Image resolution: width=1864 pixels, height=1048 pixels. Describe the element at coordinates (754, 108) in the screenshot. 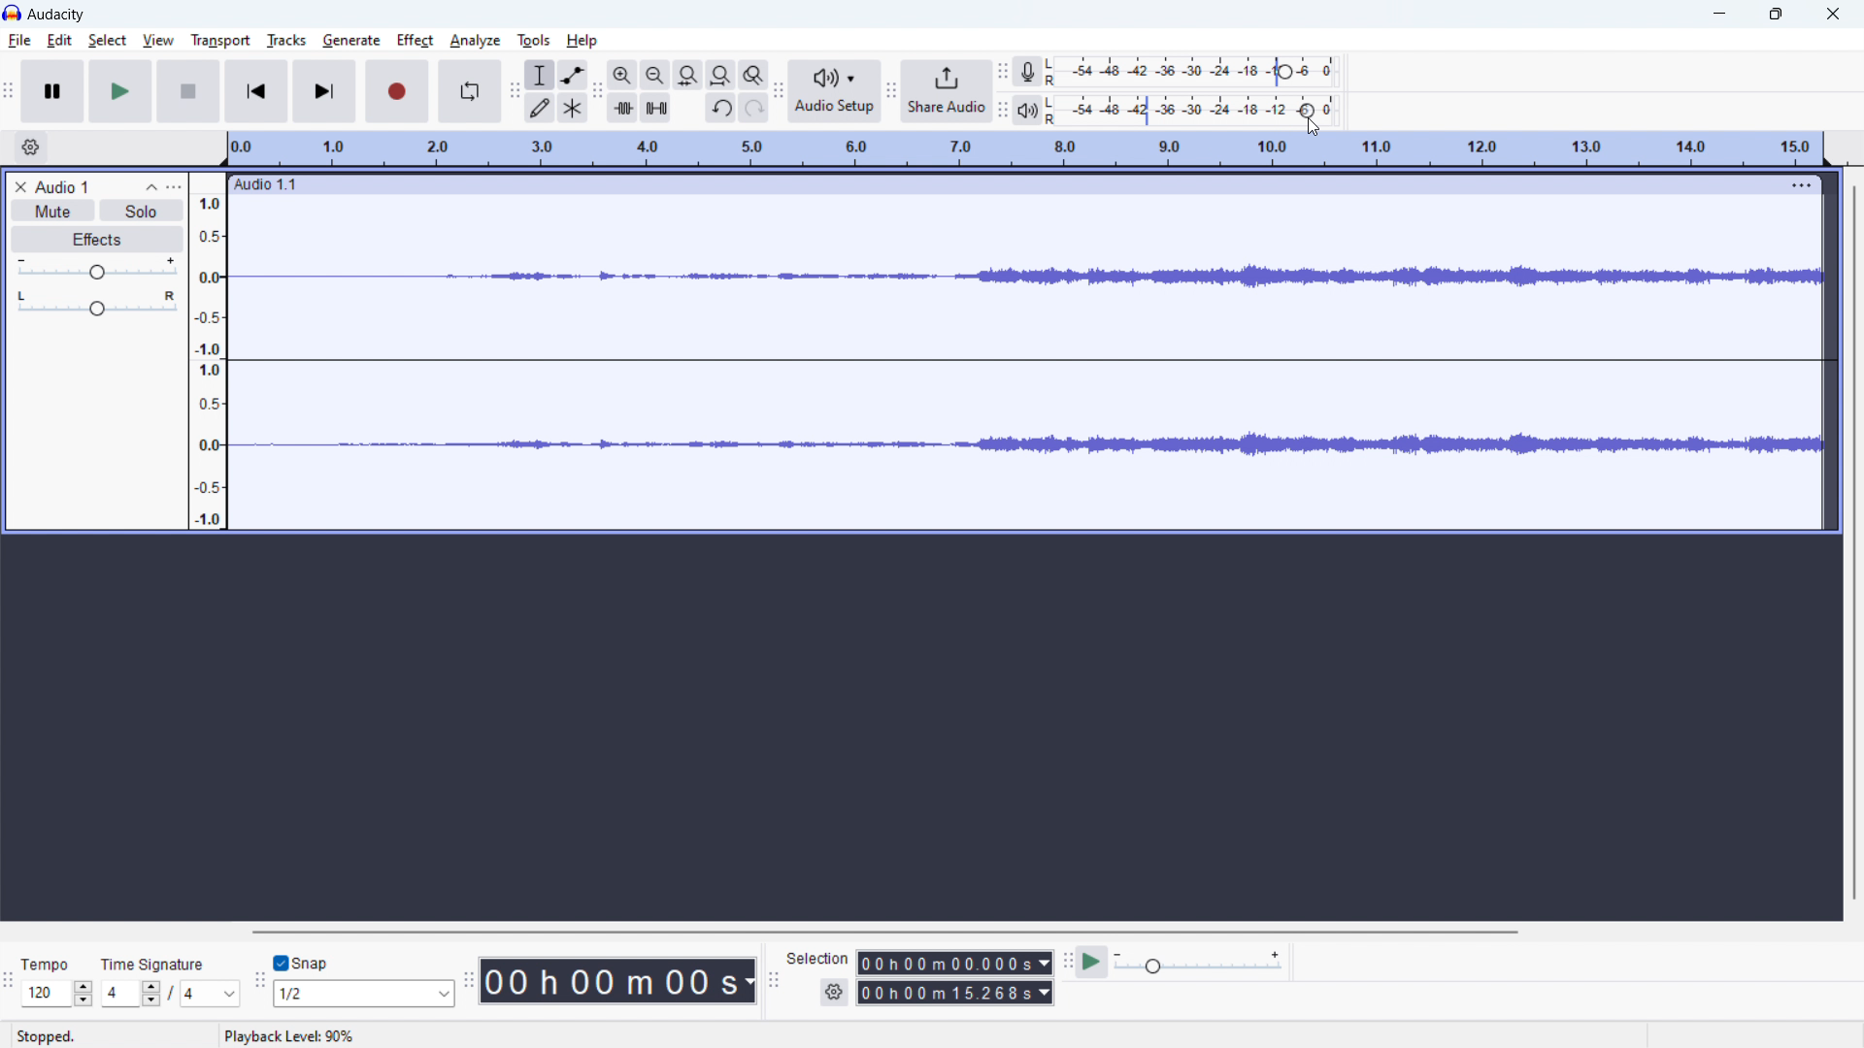

I see `redo` at that location.